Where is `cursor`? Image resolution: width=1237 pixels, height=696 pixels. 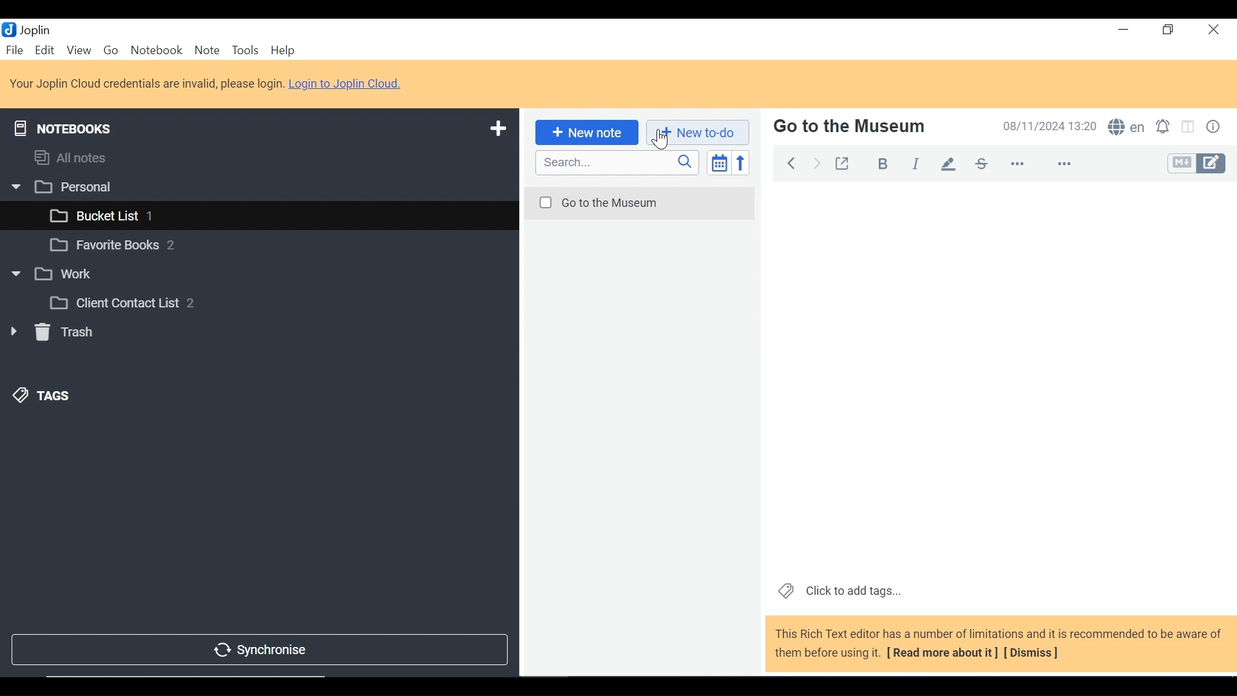
cursor is located at coordinates (658, 140).